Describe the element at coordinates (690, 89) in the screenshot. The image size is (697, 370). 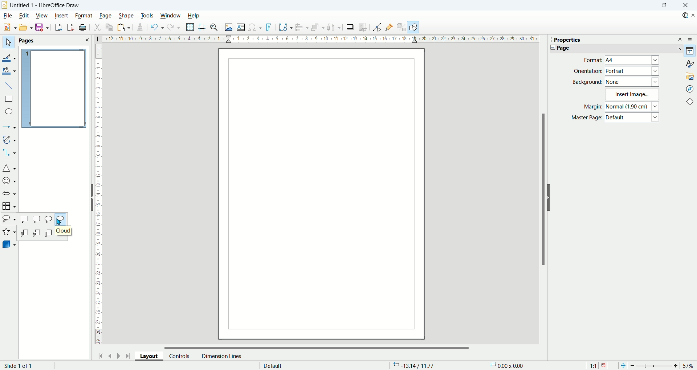
I see `Navigator` at that location.